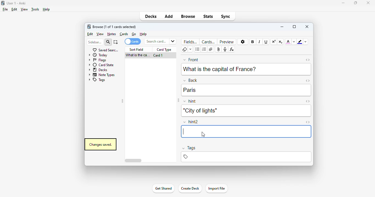  What do you see at coordinates (151, 16) in the screenshot?
I see `decks` at bounding box center [151, 16].